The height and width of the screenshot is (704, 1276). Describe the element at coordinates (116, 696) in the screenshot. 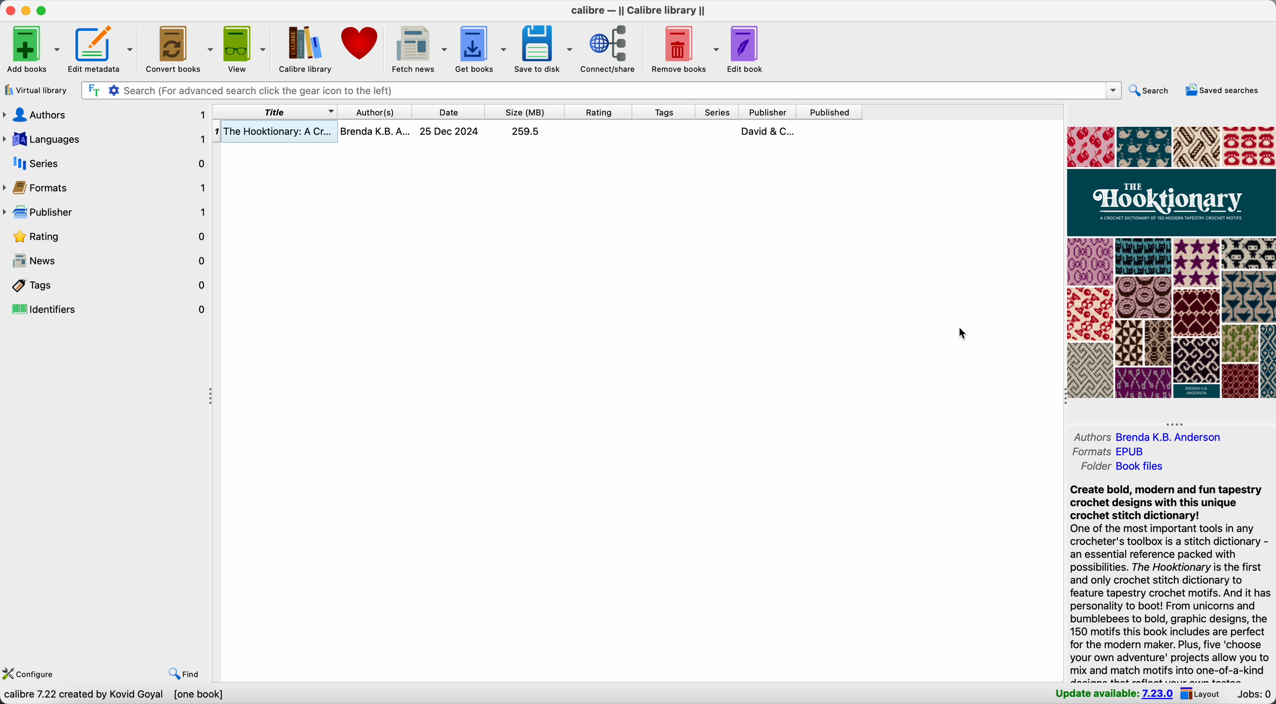

I see `data` at that location.